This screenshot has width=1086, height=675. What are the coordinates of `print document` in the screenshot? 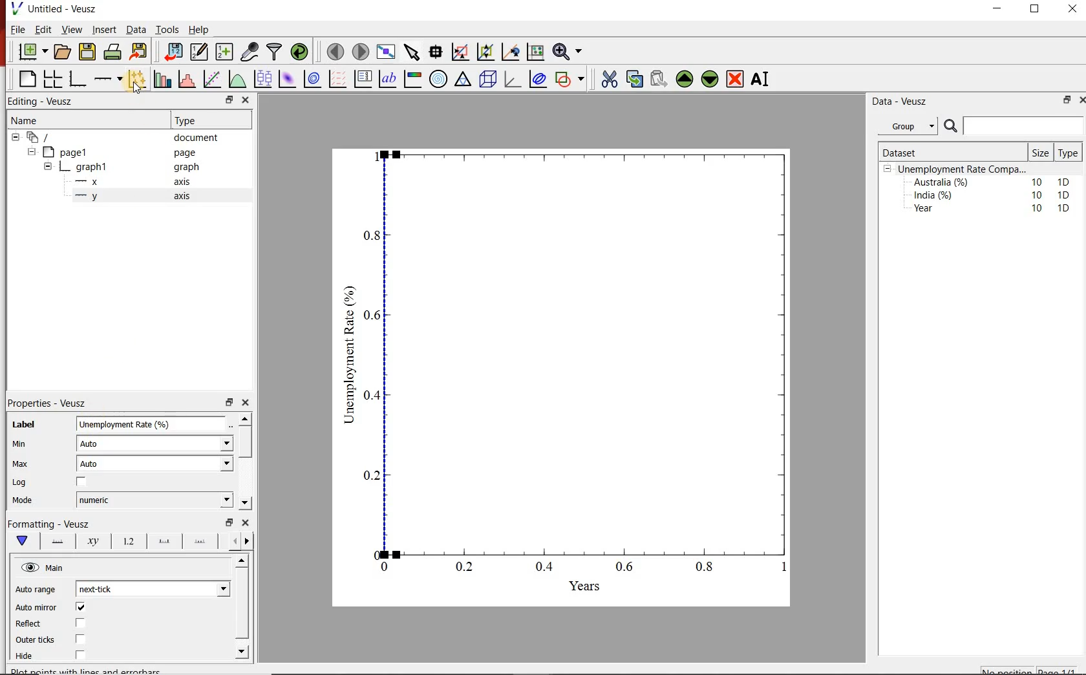 It's located at (112, 50).